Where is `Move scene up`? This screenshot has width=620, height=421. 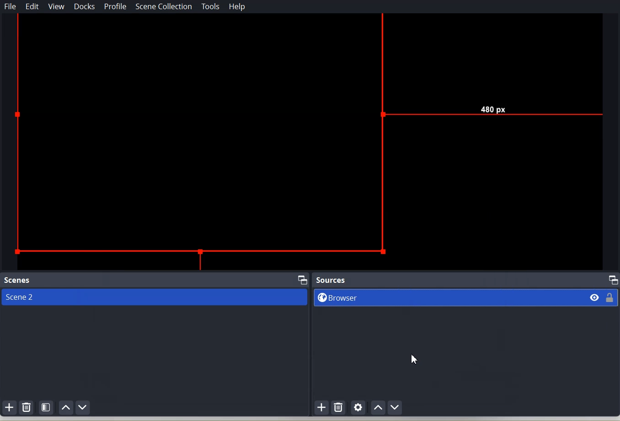
Move scene up is located at coordinates (67, 407).